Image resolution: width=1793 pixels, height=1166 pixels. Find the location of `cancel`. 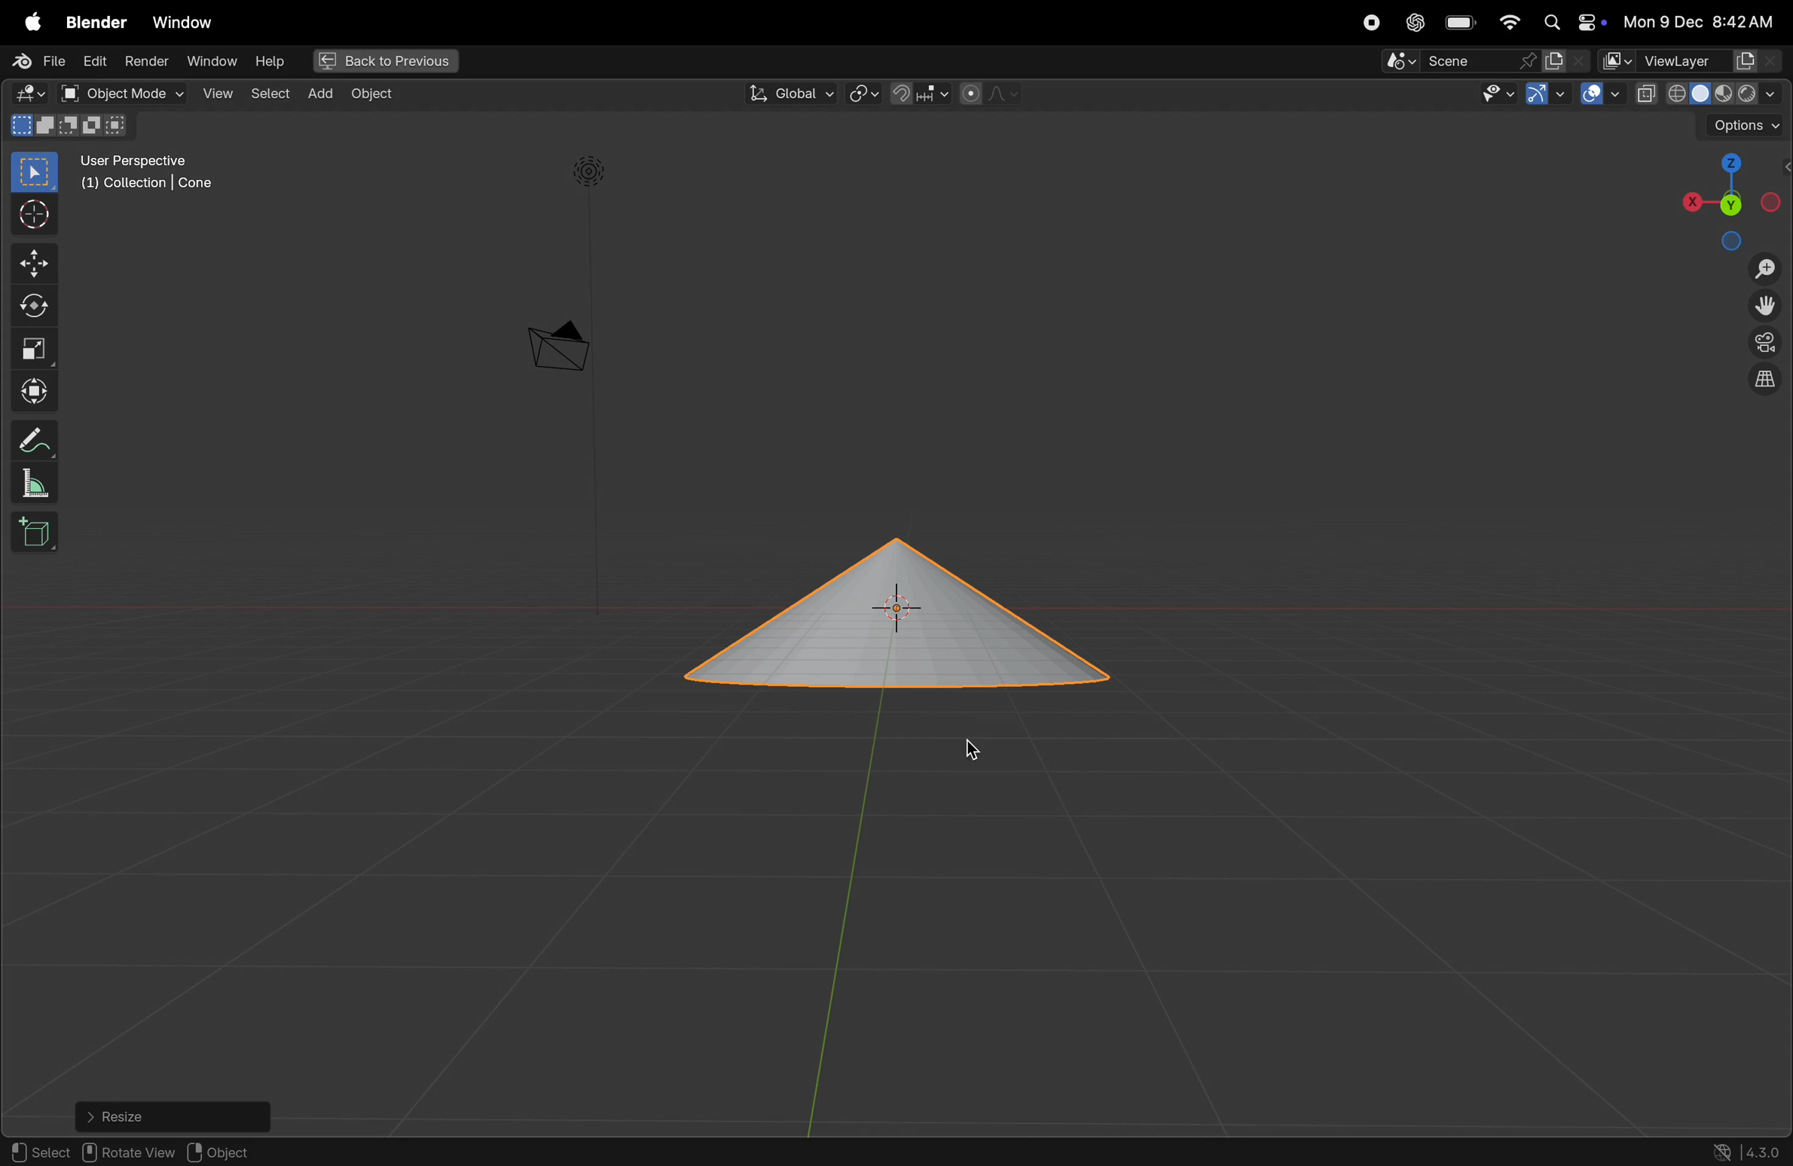

cancel is located at coordinates (124, 1151).